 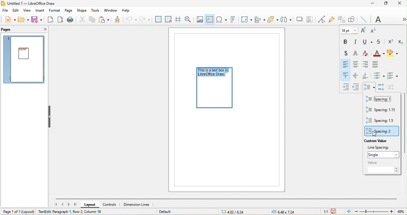 I want to click on help, so click(x=126, y=11).